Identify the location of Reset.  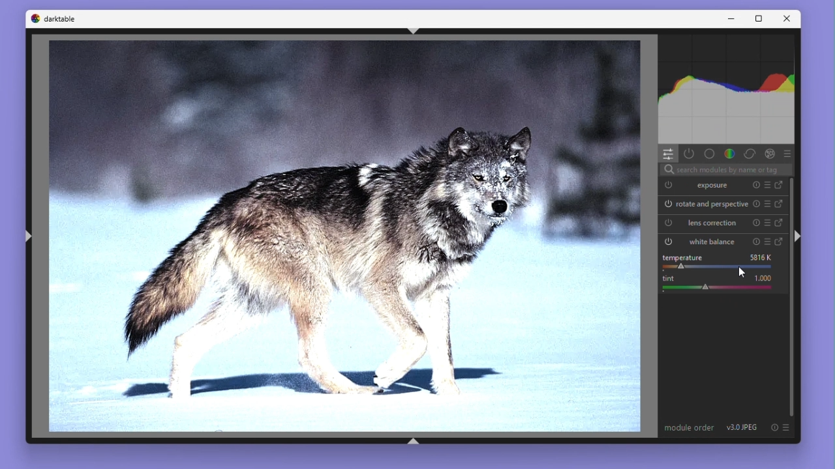
(758, 205).